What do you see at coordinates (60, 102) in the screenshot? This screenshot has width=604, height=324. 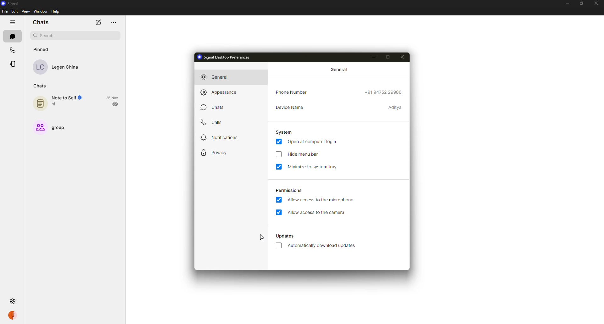 I see `note to self` at bounding box center [60, 102].